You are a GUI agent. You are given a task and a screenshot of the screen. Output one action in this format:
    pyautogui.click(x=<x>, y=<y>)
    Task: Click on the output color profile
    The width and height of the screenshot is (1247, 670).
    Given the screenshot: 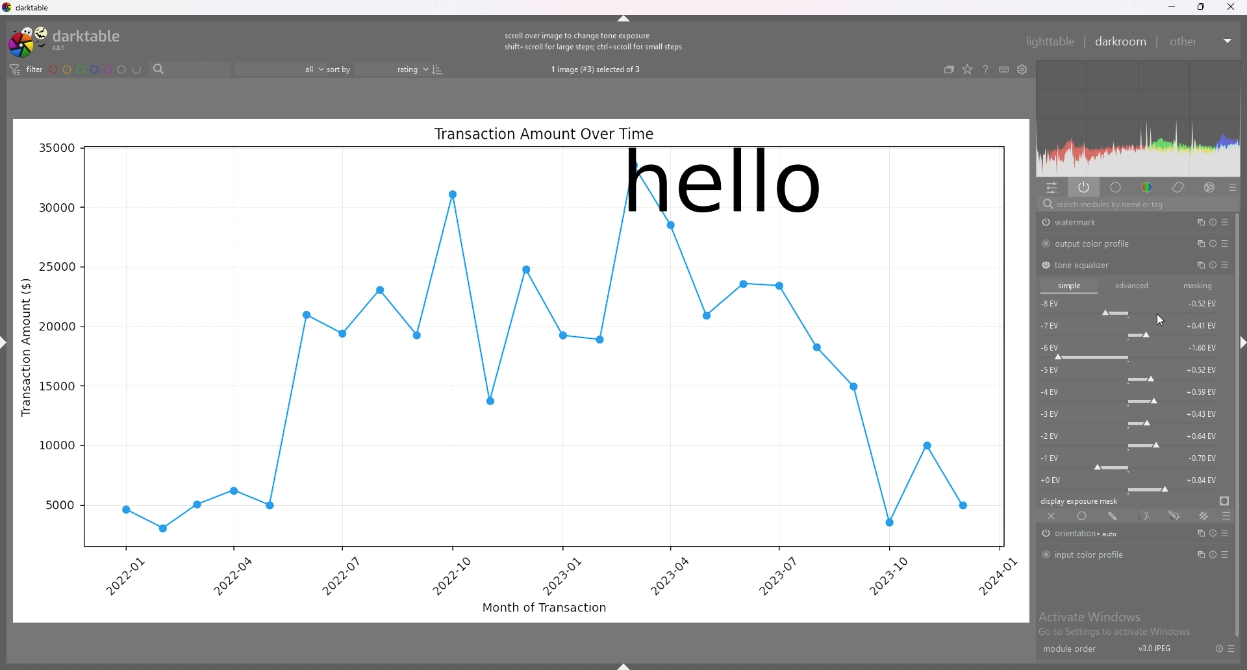 What is the action you would take?
    pyautogui.click(x=1097, y=245)
    